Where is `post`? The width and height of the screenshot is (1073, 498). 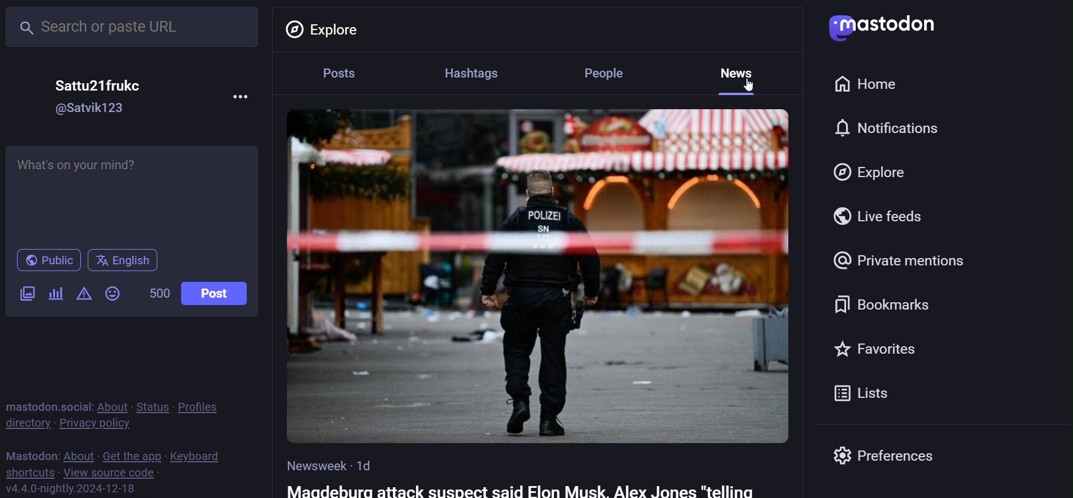 post is located at coordinates (217, 294).